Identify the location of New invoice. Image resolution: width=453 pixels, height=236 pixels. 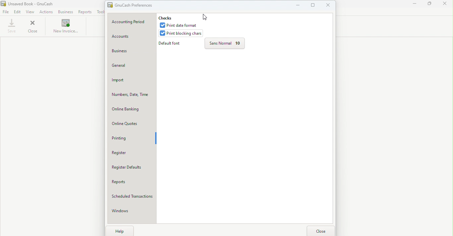
(66, 27).